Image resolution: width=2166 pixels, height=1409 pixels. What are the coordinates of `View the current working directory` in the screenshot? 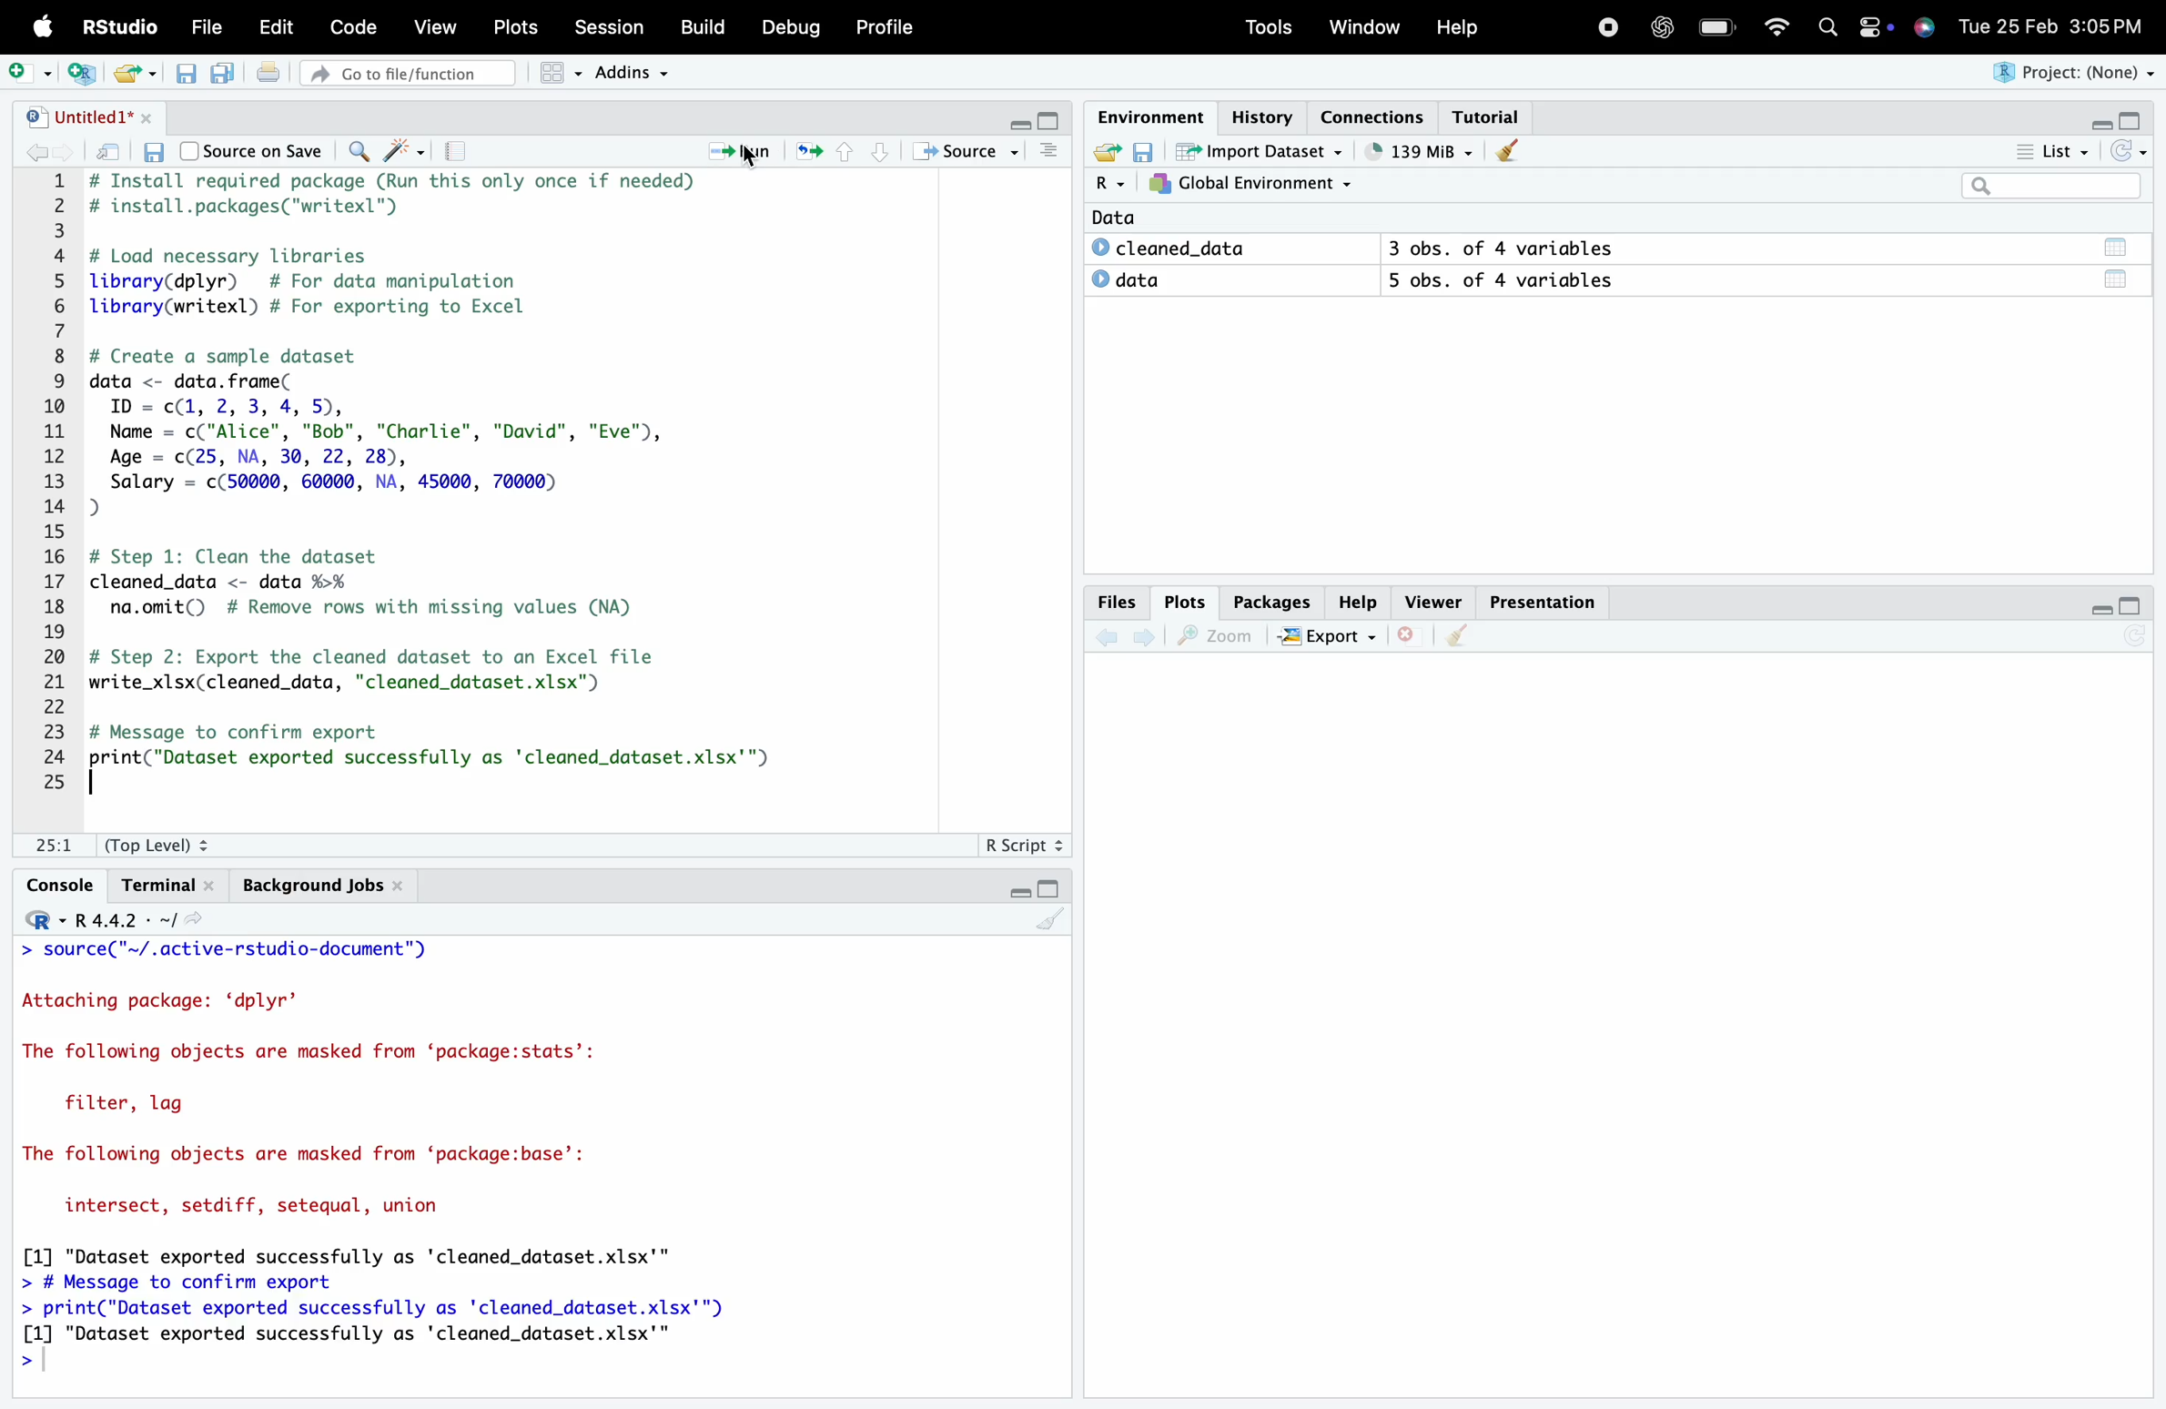 It's located at (197, 917).